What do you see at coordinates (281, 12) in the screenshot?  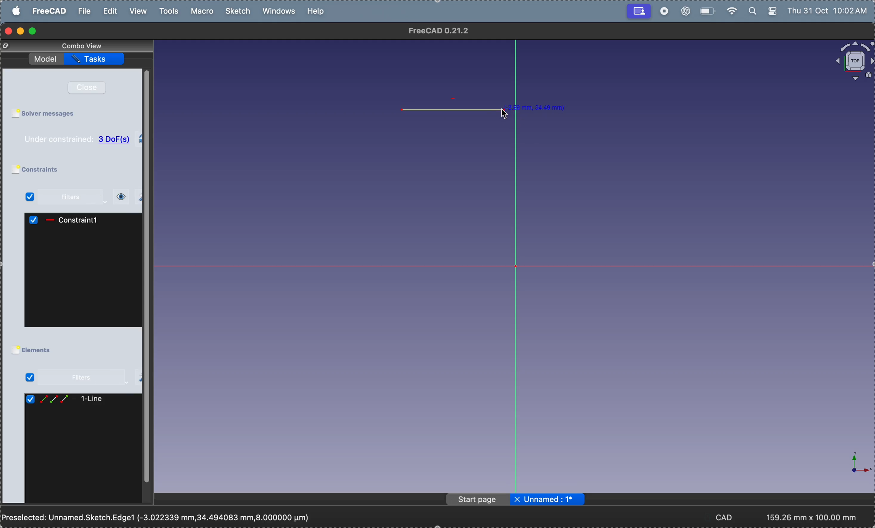 I see `windows` at bounding box center [281, 12].